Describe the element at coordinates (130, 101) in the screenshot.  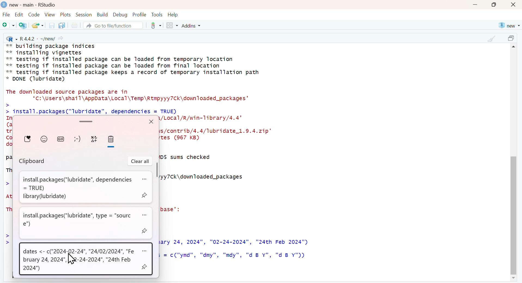
I see `The downloaded source packages are in
‘c:\Users\shail\AppData\Local\Temp\Rtmpyyy7Ck\downloaded_packages’

>

> install.packages("lubridate"”, dependencies = TRUE)` at that location.